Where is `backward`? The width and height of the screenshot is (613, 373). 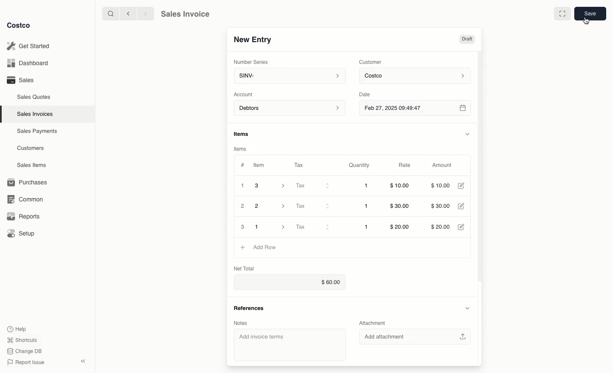
backward is located at coordinates (126, 13).